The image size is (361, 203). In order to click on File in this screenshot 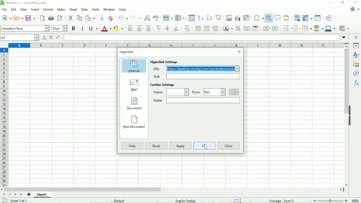, I will do `click(4, 10)`.